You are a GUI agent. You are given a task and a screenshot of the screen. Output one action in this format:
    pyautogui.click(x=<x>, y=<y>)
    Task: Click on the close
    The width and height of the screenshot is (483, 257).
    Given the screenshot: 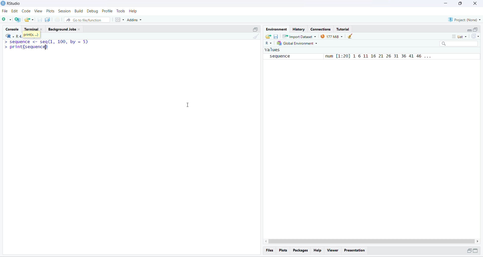 What is the action you would take?
    pyautogui.click(x=42, y=29)
    